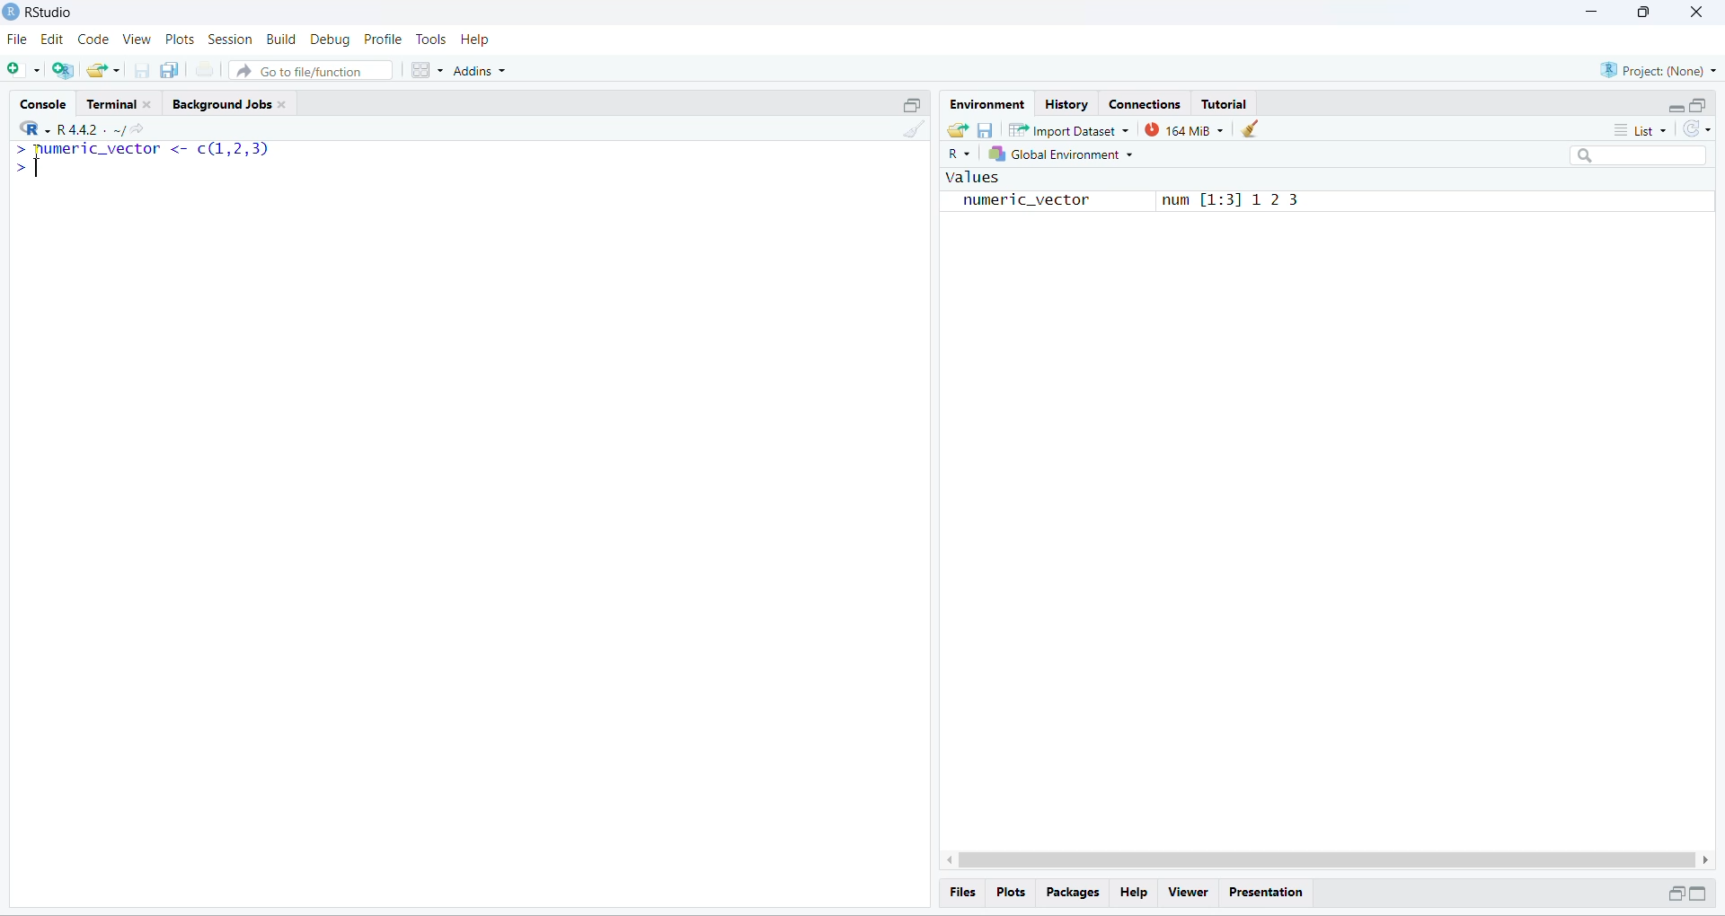  What do you see at coordinates (181, 40) in the screenshot?
I see `Plots` at bounding box center [181, 40].